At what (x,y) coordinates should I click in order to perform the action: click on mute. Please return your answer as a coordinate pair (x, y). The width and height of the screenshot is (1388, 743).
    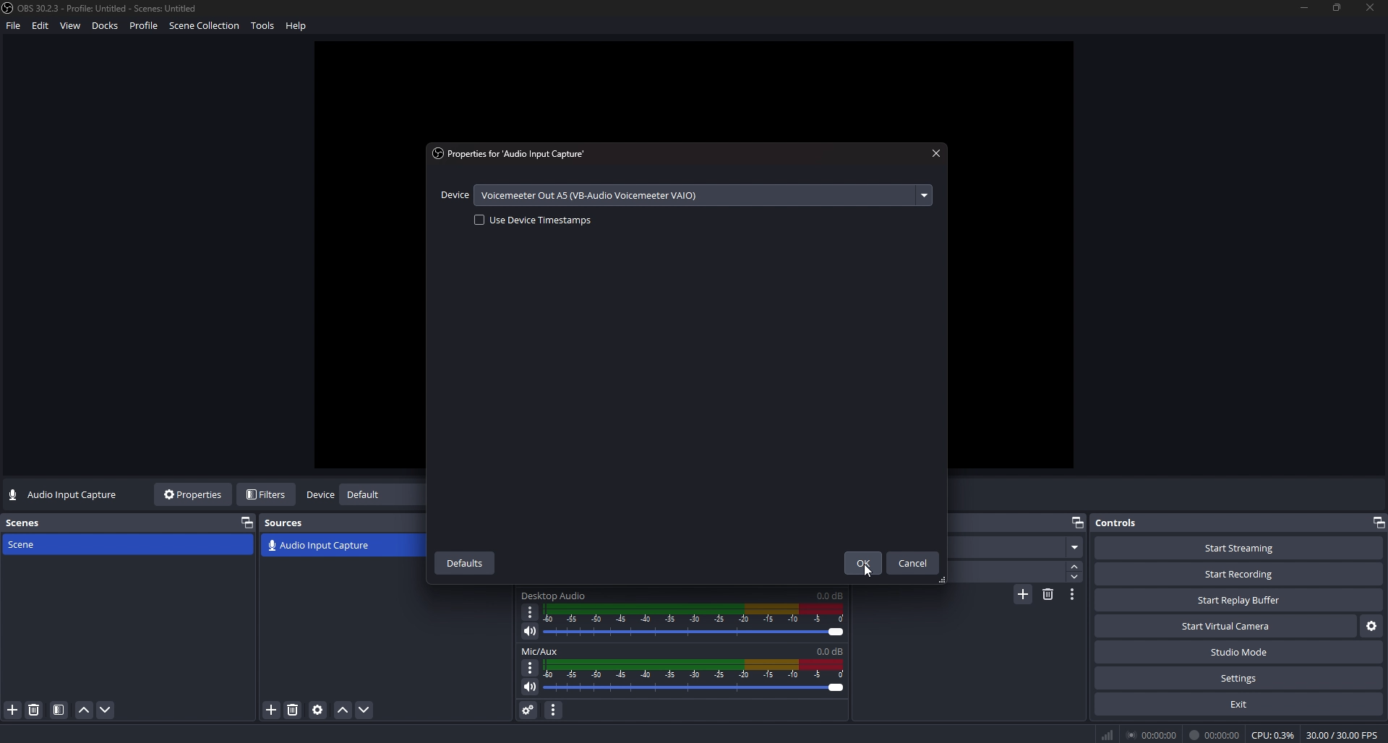
    Looking at the image, I should click on (530, 631).